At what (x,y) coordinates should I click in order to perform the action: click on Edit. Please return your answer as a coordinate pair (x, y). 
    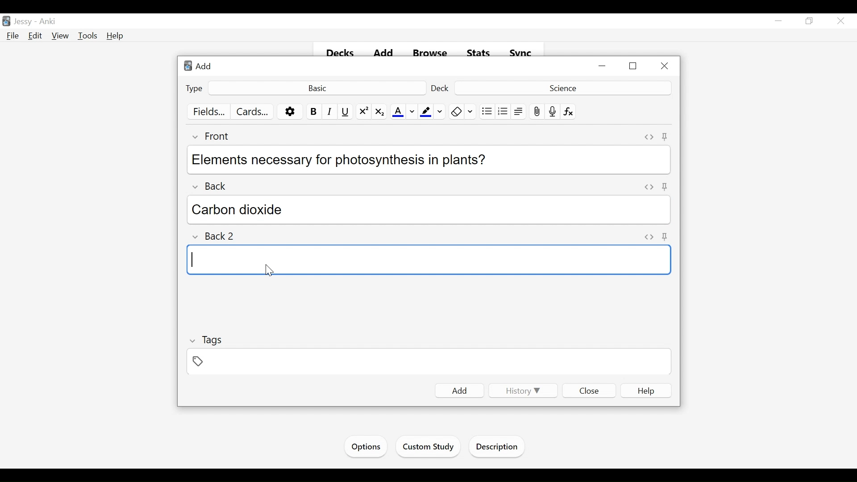
    Looking at the image, I should click on (35, 35).